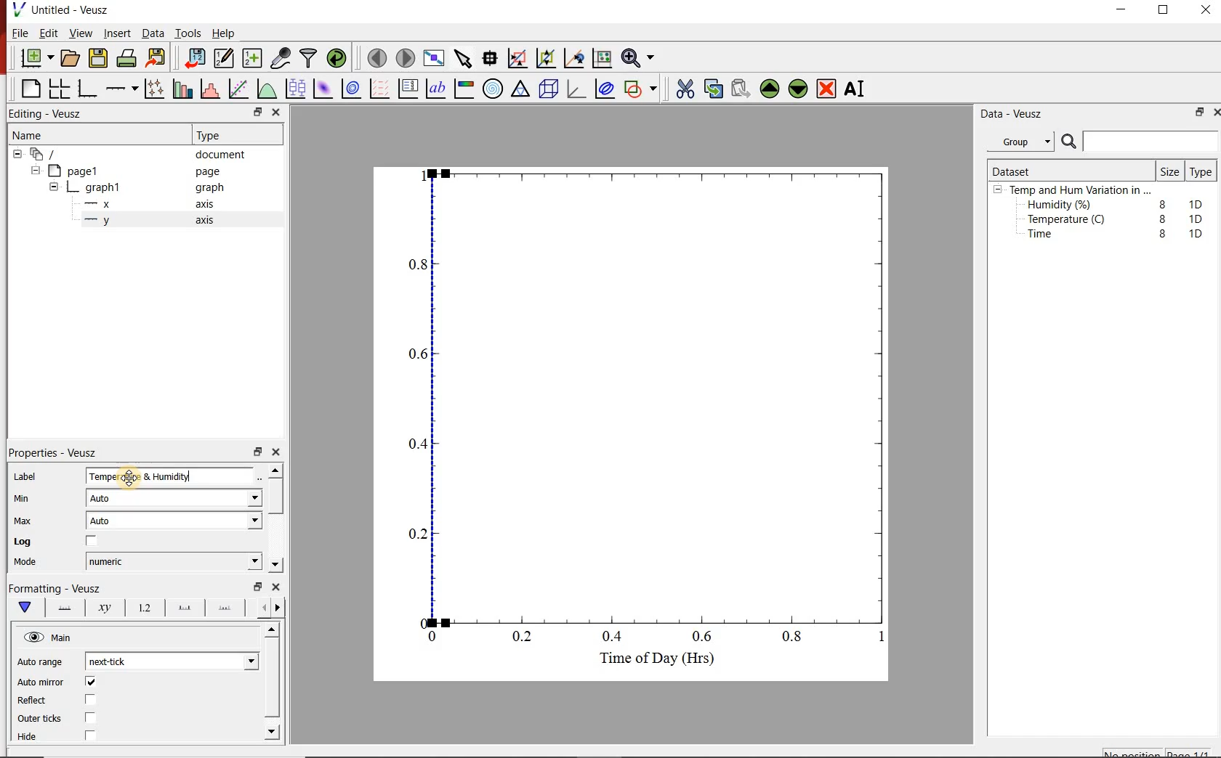  Describe the element at coordinates (49, 35) in the screenshot. I see `Edit` at that location.